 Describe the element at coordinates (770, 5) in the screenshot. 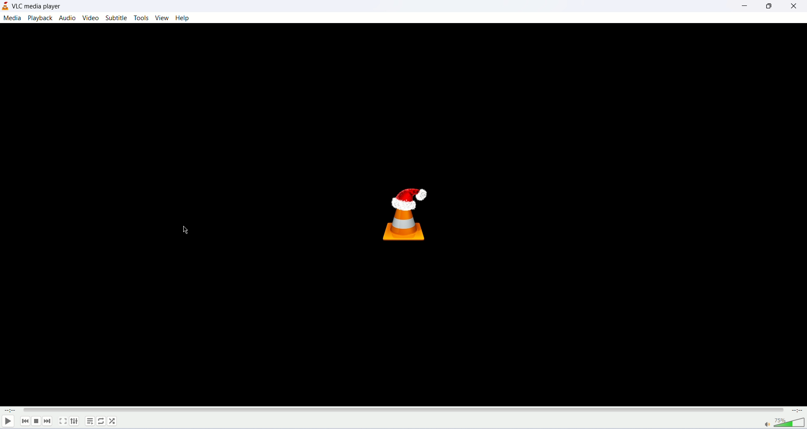

I see `maximize` at that location.